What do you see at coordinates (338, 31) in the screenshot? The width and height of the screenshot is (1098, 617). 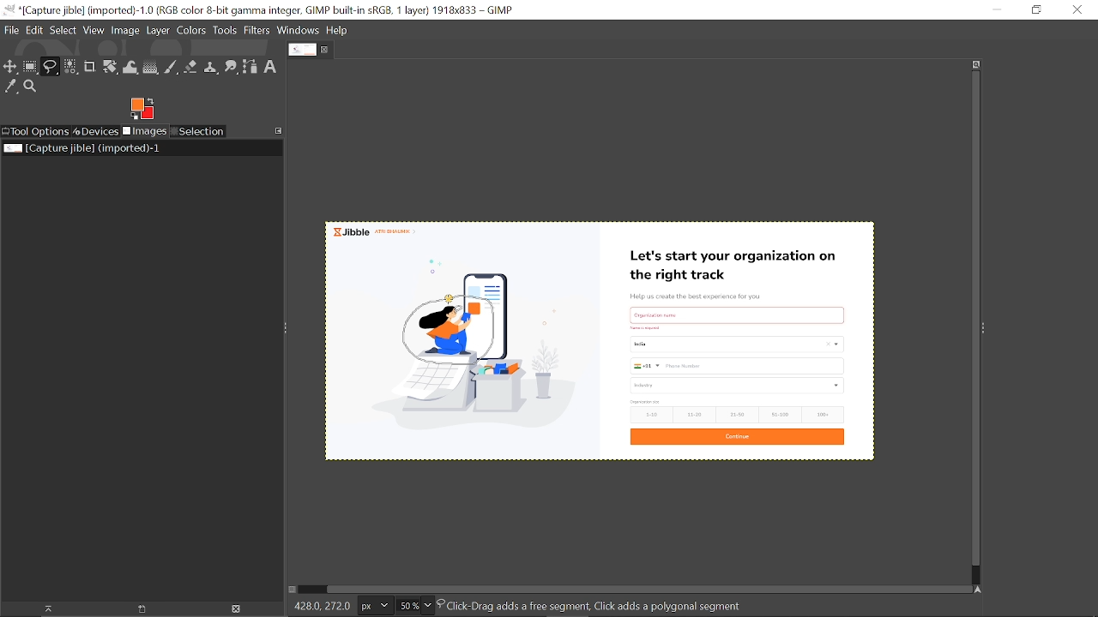 I see `Help` at bounding box center [338, 31].